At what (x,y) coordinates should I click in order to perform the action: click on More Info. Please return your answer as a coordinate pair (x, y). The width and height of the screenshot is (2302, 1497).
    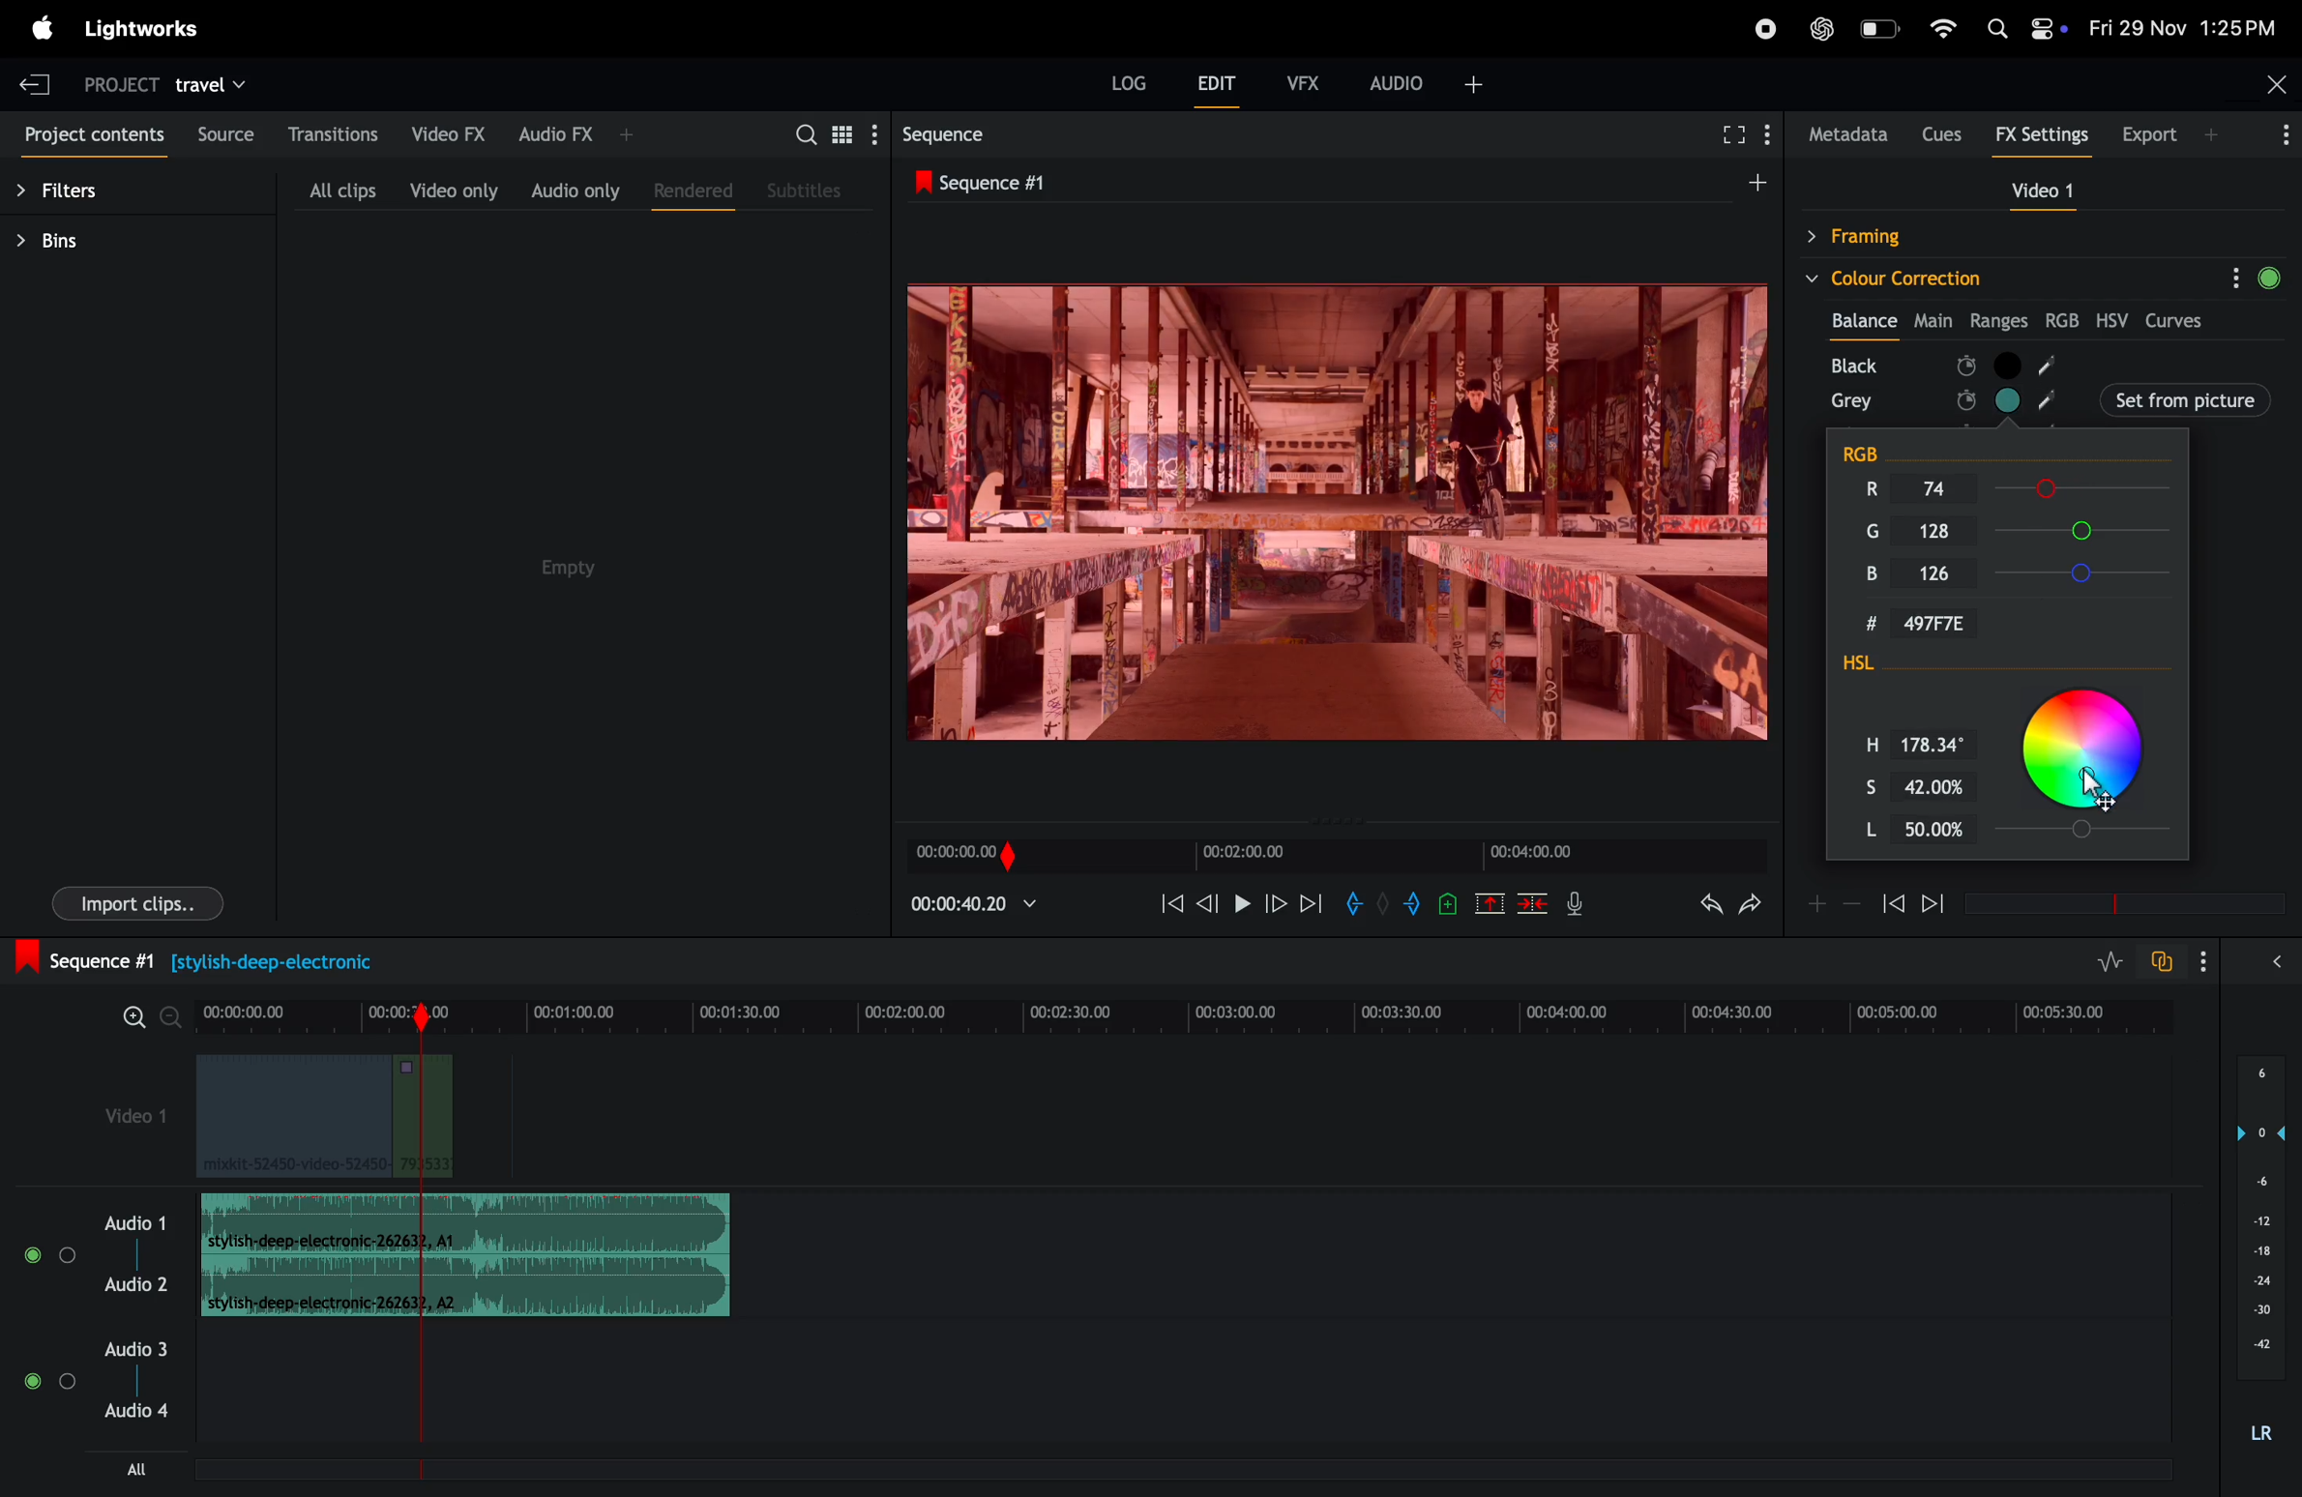
    Looking at the image, I should click on (2287, 141).